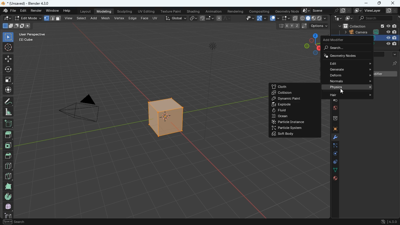 This screenshot has width=400, height=225. Describe the element at coordinates (314, 18) in the screenshot. I see `fill` at that location.